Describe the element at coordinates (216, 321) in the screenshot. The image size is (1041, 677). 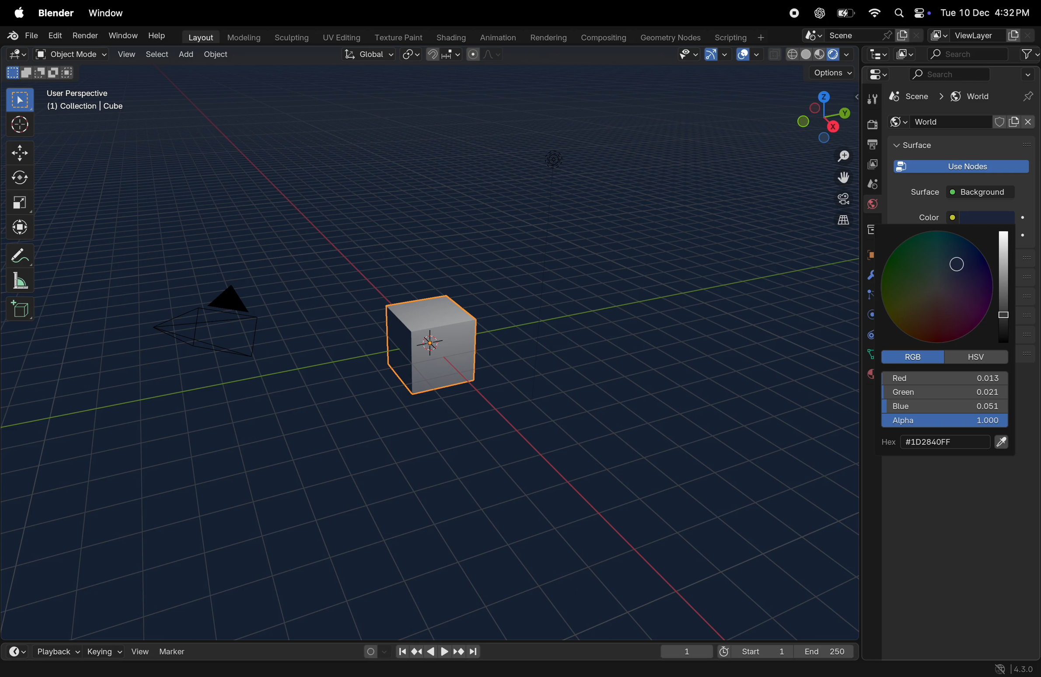
I see `camera` at that location.